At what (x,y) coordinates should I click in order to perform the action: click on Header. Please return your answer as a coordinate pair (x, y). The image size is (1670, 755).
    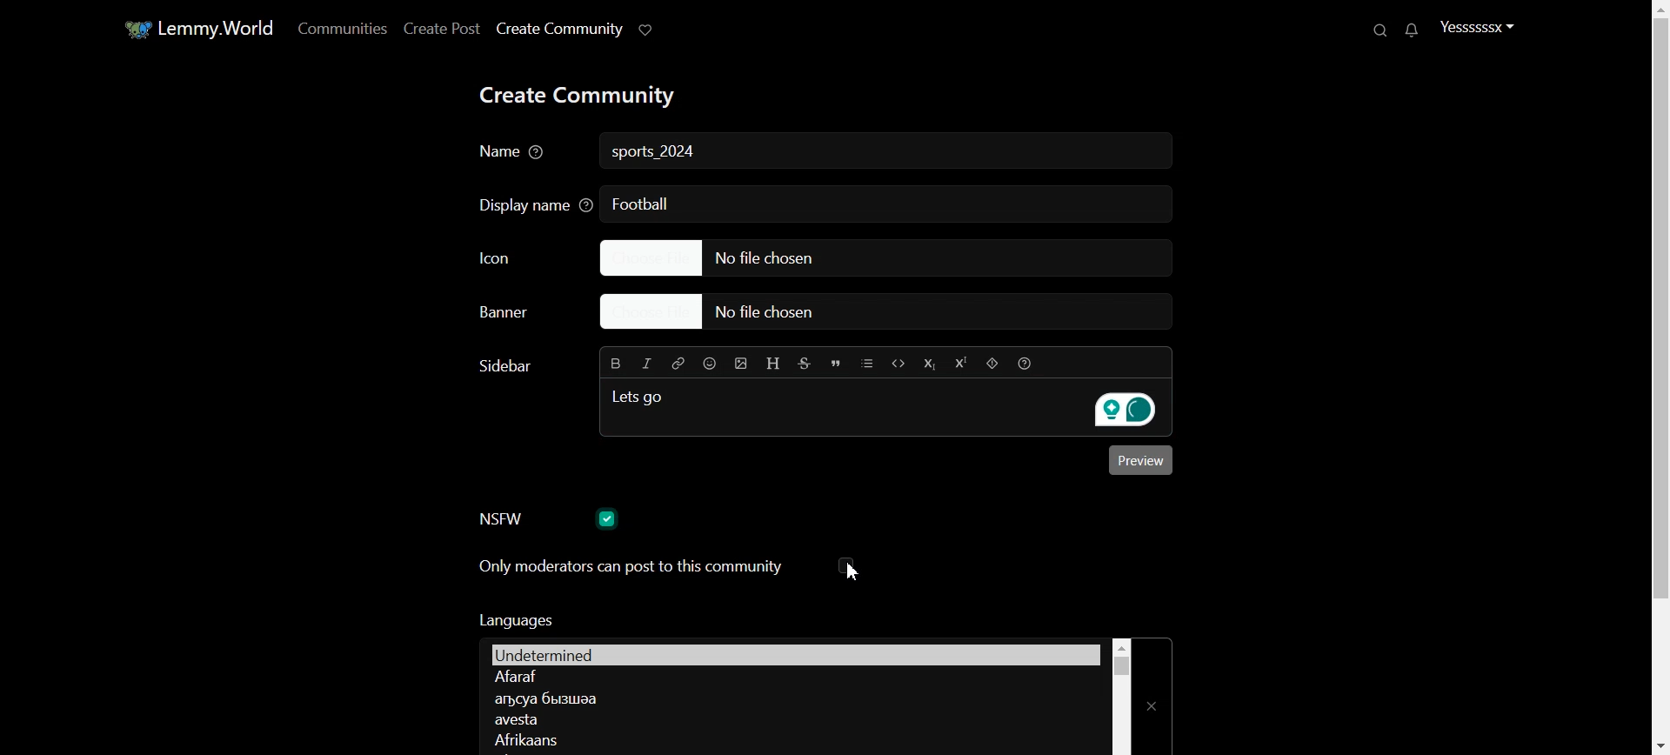
    Looking at the image, I should click on (774, 364).